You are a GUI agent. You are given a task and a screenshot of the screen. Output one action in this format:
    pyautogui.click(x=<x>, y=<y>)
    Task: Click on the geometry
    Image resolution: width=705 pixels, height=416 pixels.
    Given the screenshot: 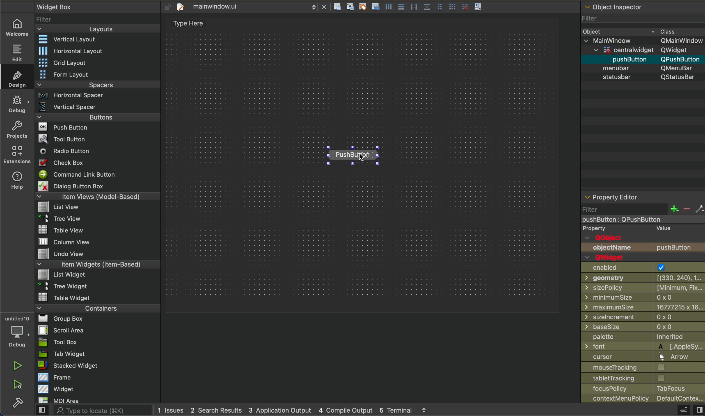 What is the action you would take?
    pyautogui.click(x=642, y=278)
    